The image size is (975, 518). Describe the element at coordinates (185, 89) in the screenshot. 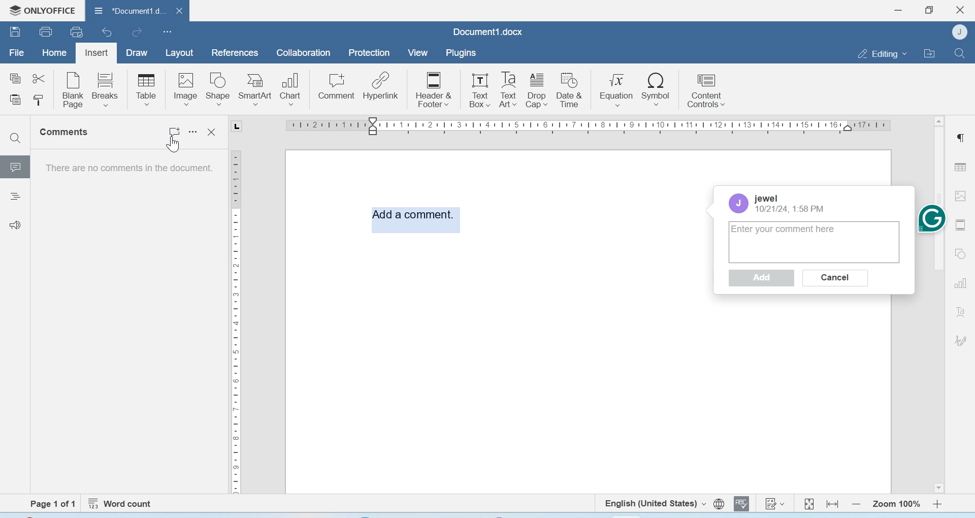

I see `Image` at that location.